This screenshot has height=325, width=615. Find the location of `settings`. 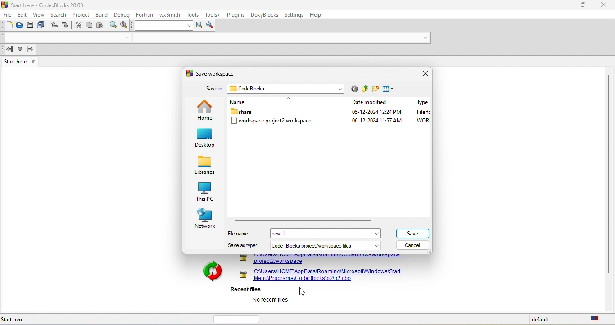

settings is located at coordinates (295, 15).